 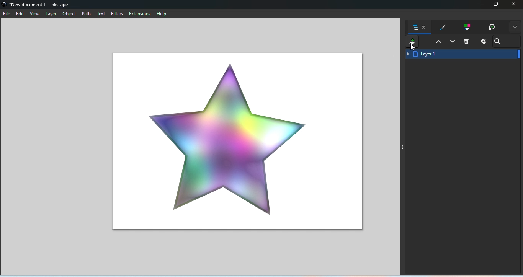 I want to click on Text, so click(x=102, y=14).